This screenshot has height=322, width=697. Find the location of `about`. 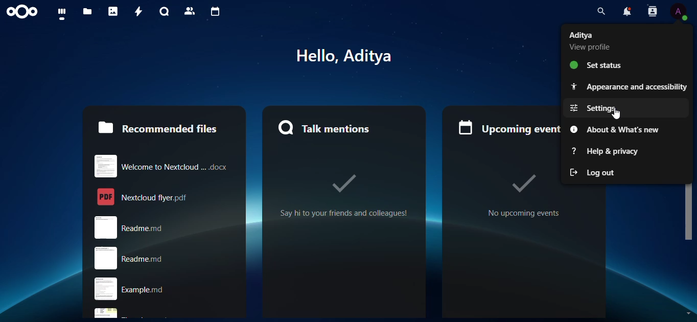

about is located at coordinates (620, 129).